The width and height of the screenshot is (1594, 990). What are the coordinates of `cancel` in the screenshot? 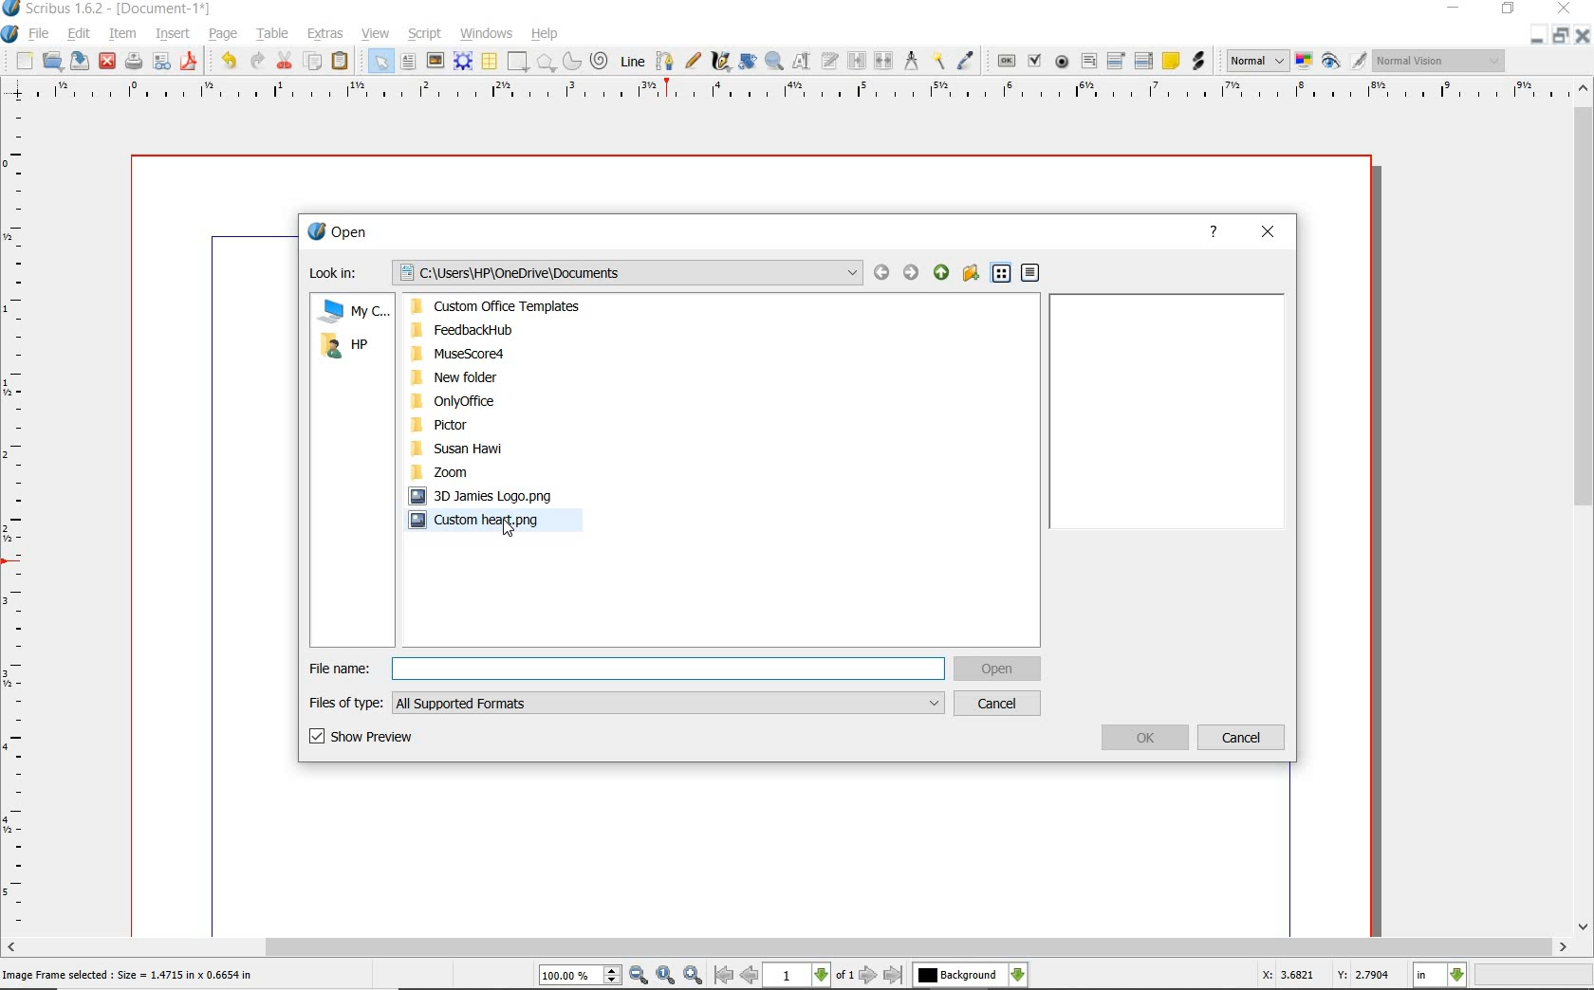 It's located at (1000, 704).